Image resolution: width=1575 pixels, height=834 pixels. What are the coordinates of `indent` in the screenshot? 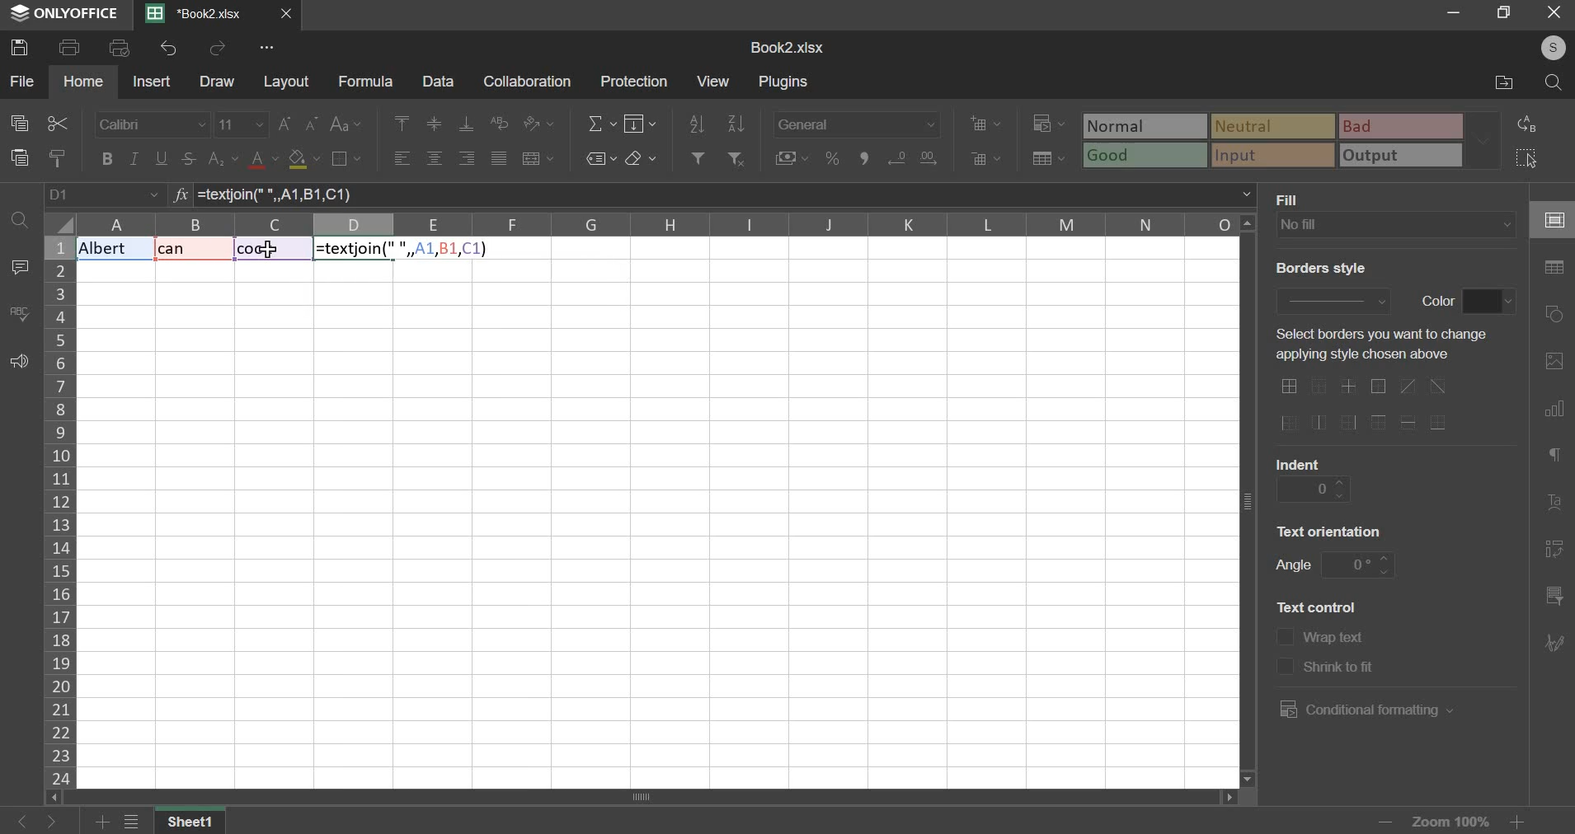 It's located at (1314, 489).